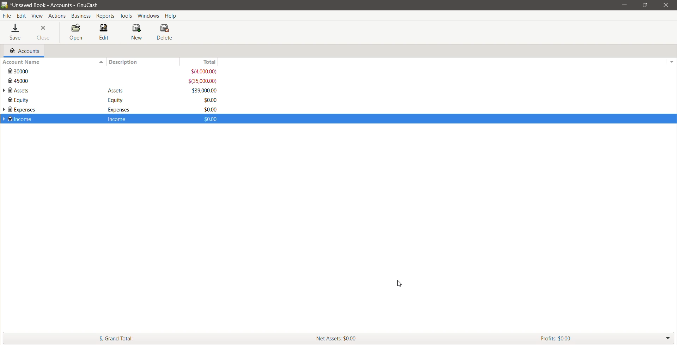 This screenshot has width=677, height=345. I want to click on Accounts, so click(24, 51).